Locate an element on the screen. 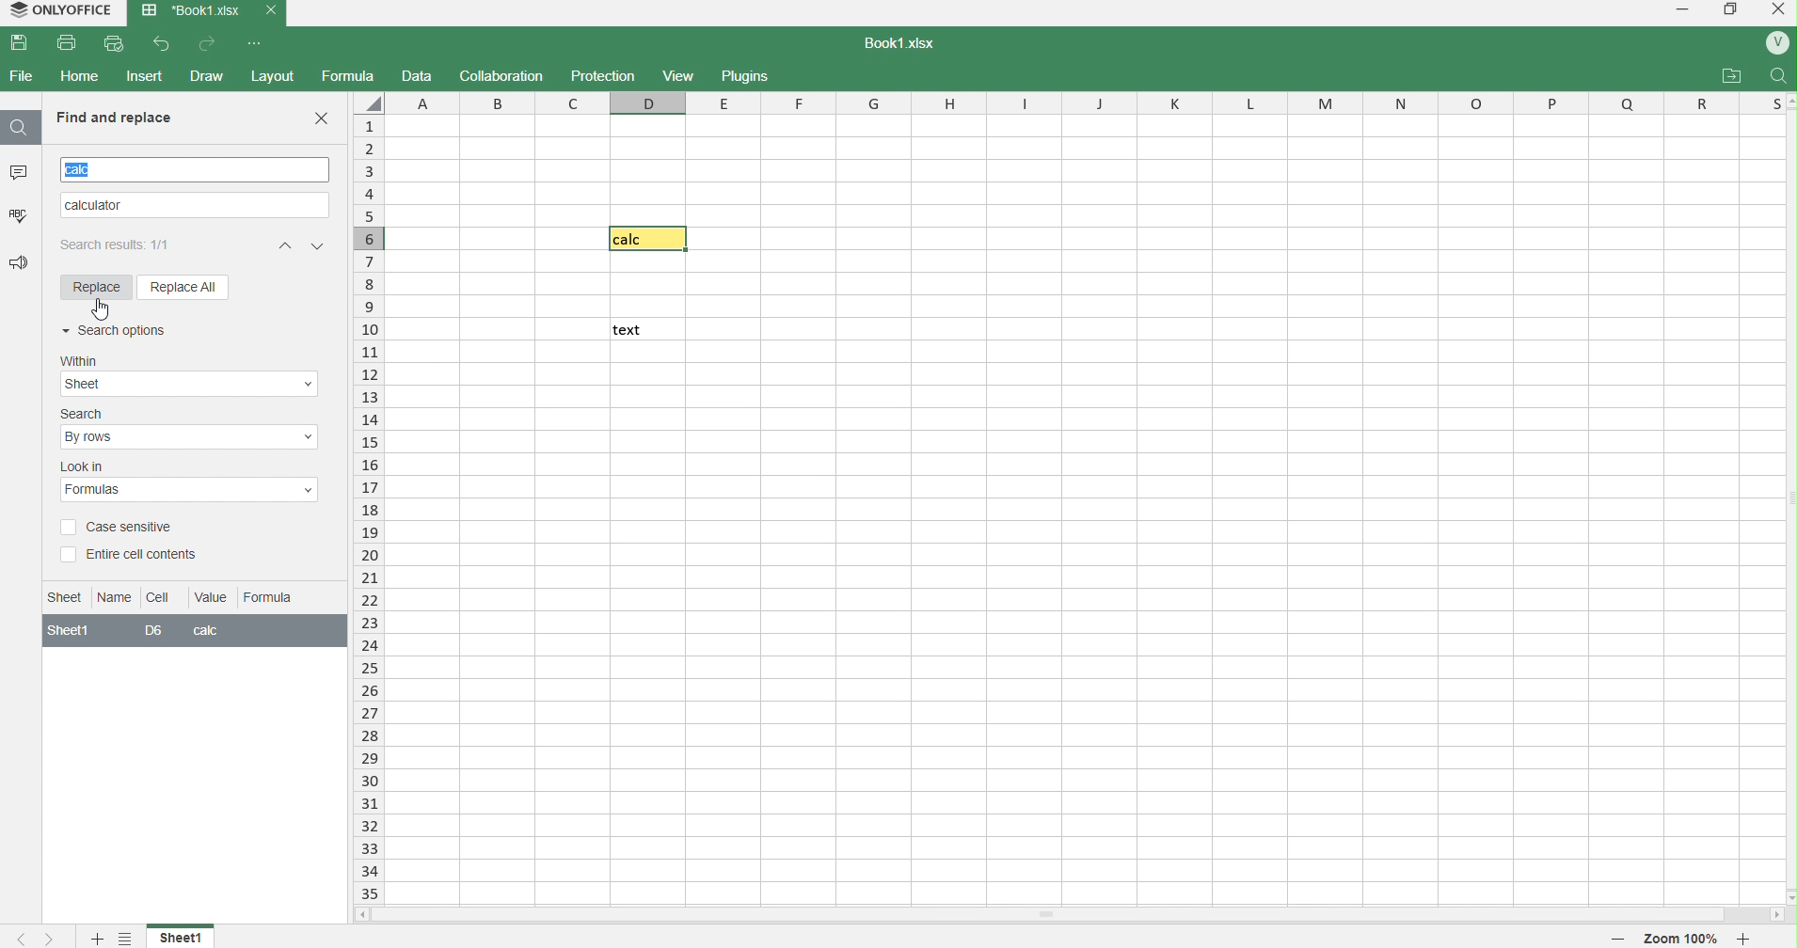 The height and width of the screenshot is (948, 1797). search is located at coordinates (88, 413).